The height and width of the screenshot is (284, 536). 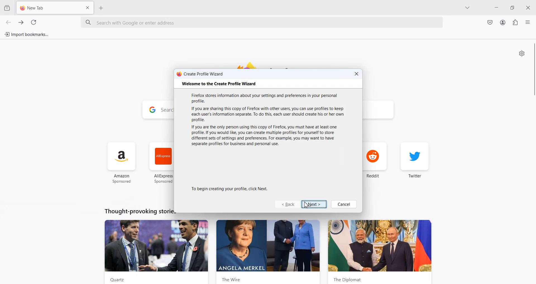 What do you see at coordinates (522, 53) in the screenshot?
I see `Personalize new tab ` at bounding box center [522, 53].